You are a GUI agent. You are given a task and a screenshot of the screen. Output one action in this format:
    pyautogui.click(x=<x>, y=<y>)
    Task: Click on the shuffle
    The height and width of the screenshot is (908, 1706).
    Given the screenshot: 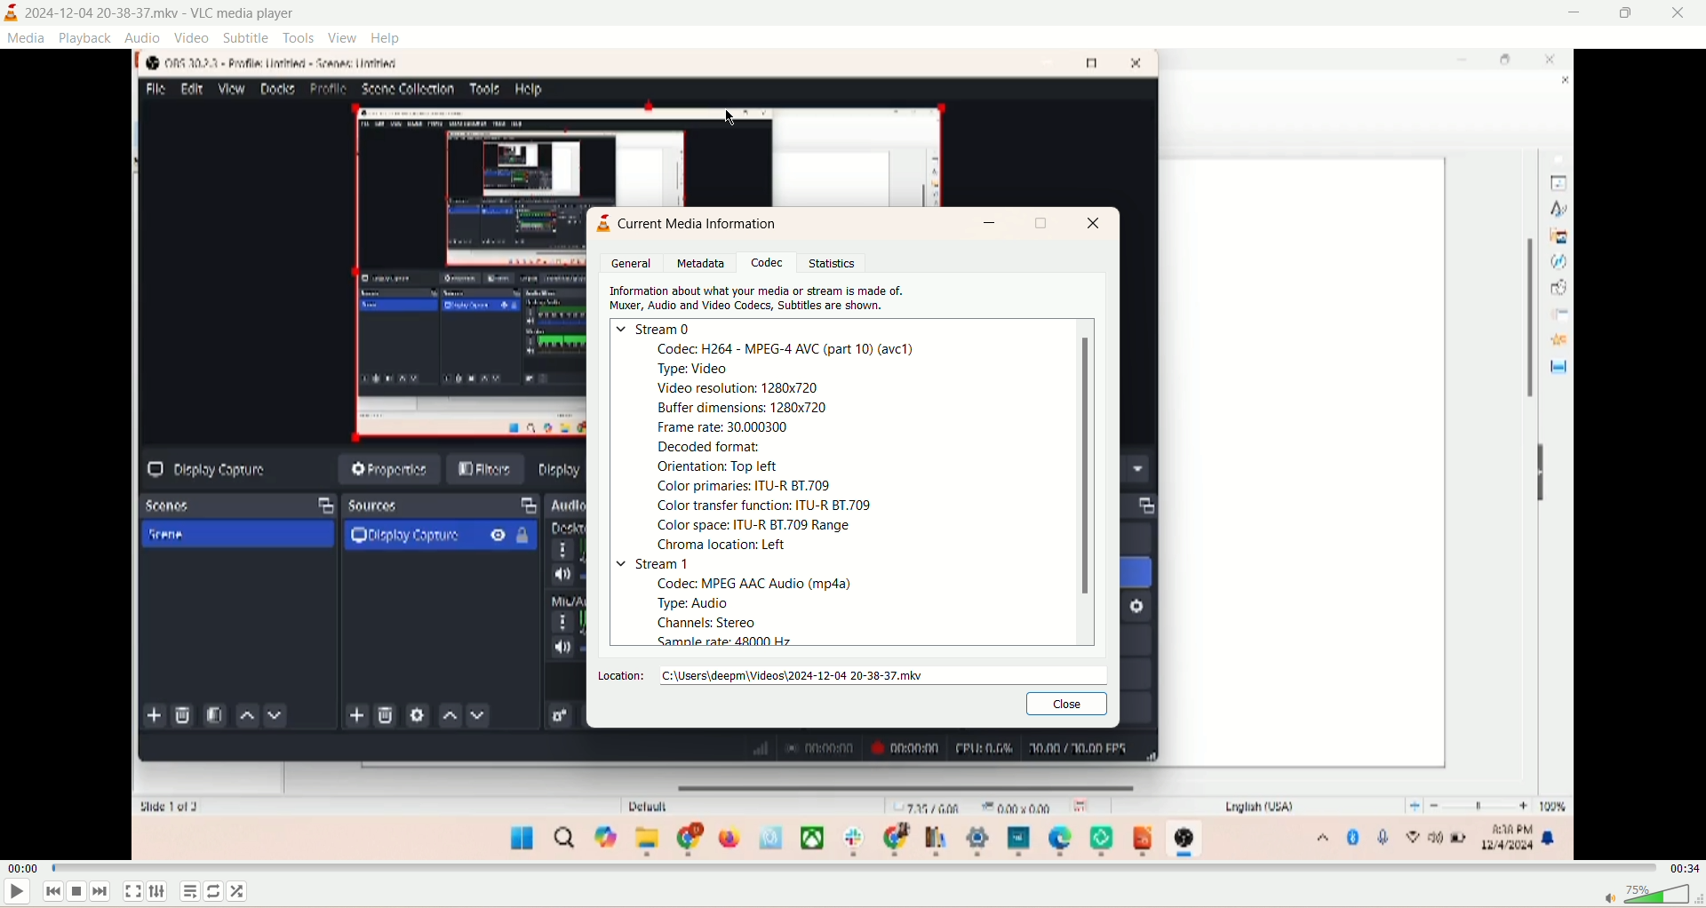 What is the action you would take?
    pyautogui.click(x=243, y=892)
    